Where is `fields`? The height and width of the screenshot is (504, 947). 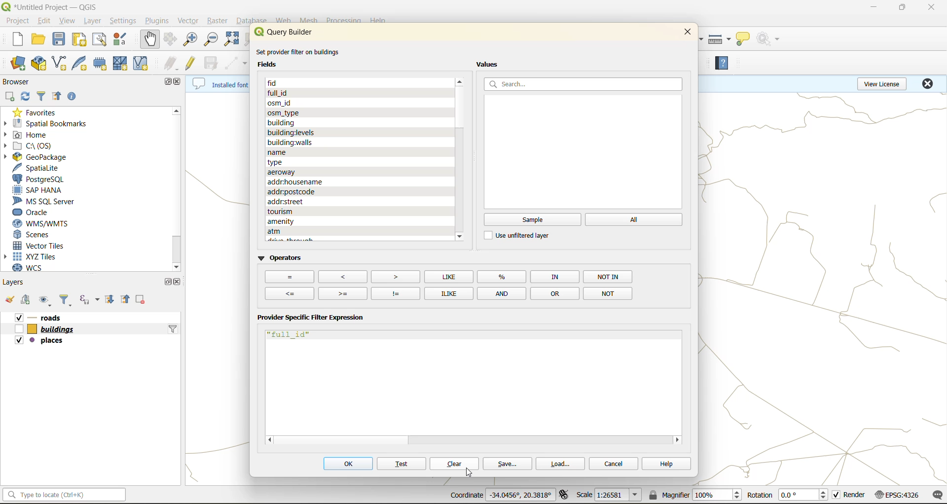 fields is located at coordinates (276, 151).